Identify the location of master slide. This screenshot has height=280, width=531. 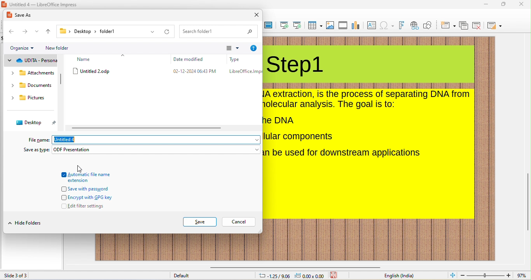
(269, 26).